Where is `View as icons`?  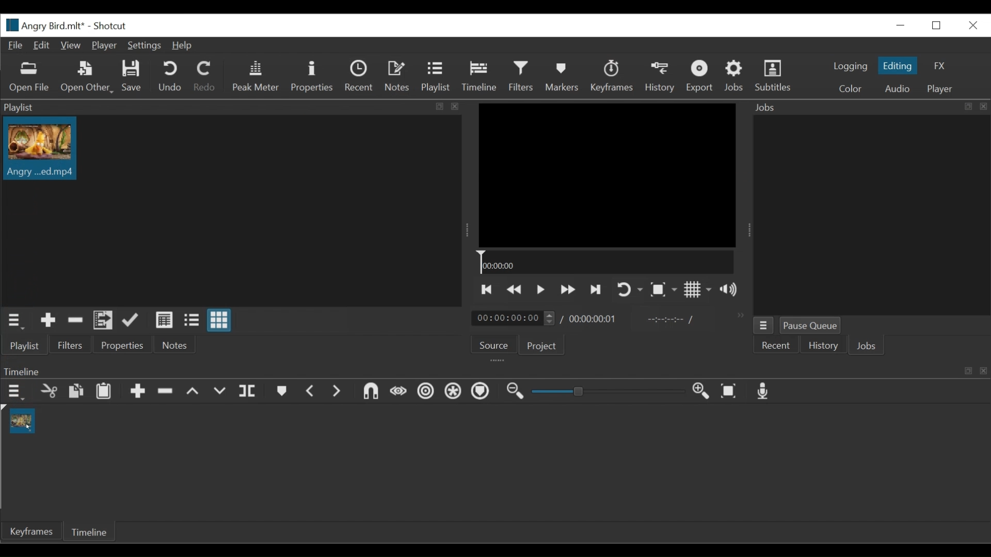
View as icons is located at coordinates (219, 320).